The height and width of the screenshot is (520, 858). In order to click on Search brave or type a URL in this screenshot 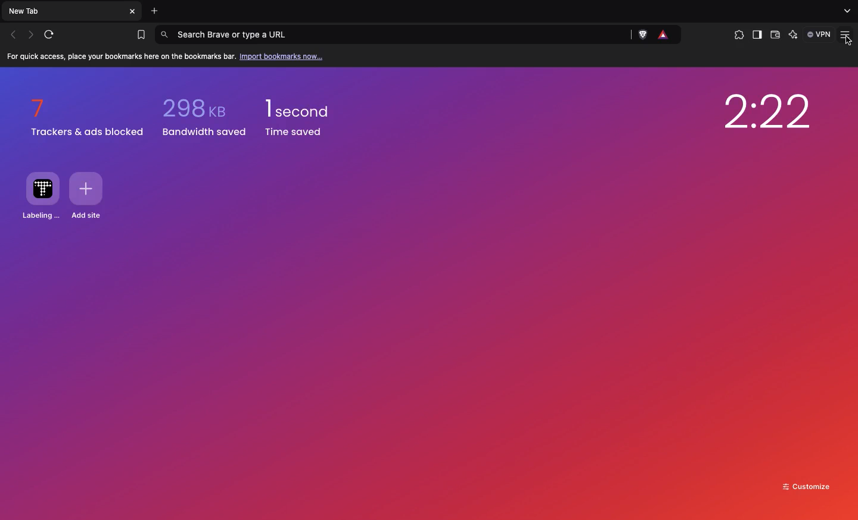, I will do `click(394, 35)`.